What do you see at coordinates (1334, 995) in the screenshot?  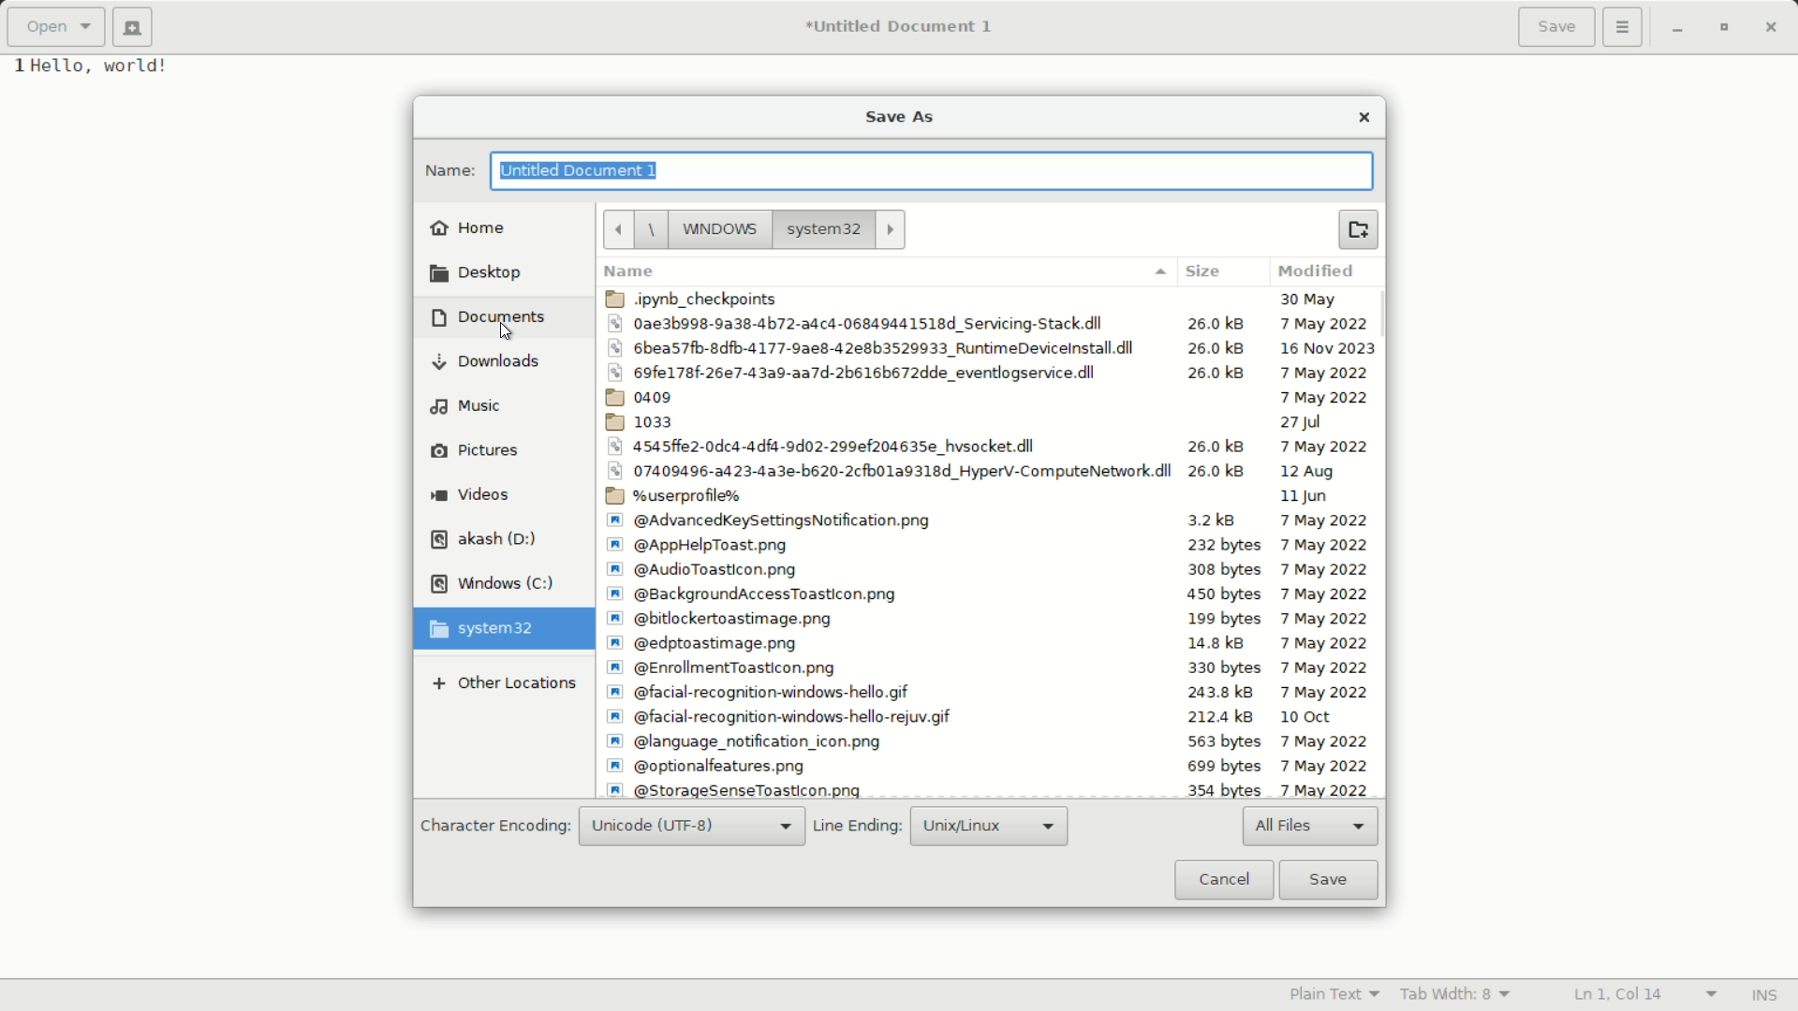 I see `Highlighting mode` at bounding box center [1334, 995].